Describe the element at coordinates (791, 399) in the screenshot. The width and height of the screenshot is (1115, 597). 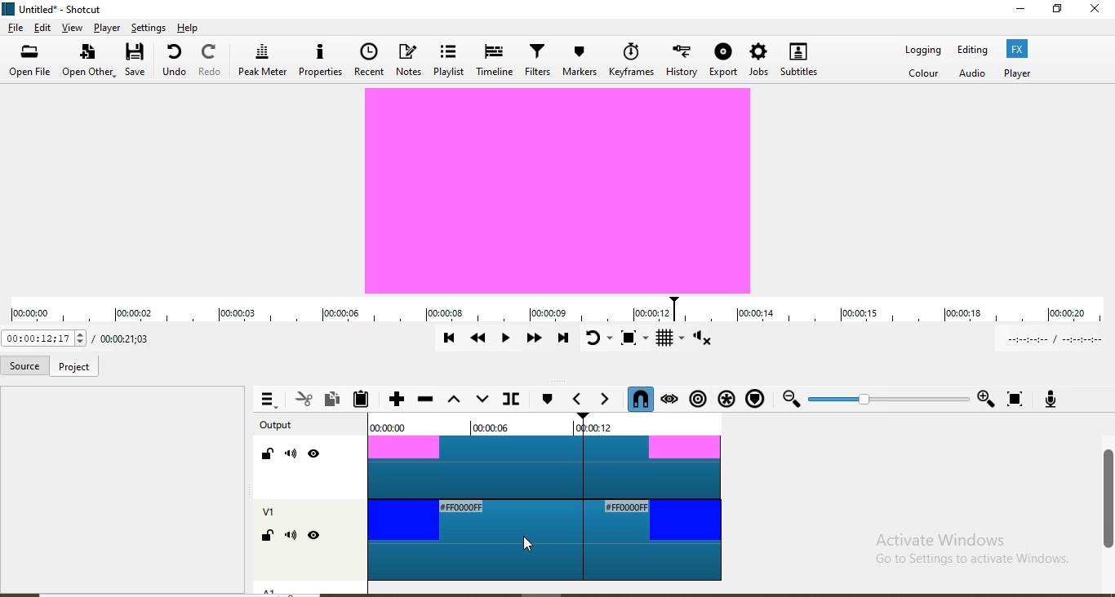
I see `Zoom out` at that location.